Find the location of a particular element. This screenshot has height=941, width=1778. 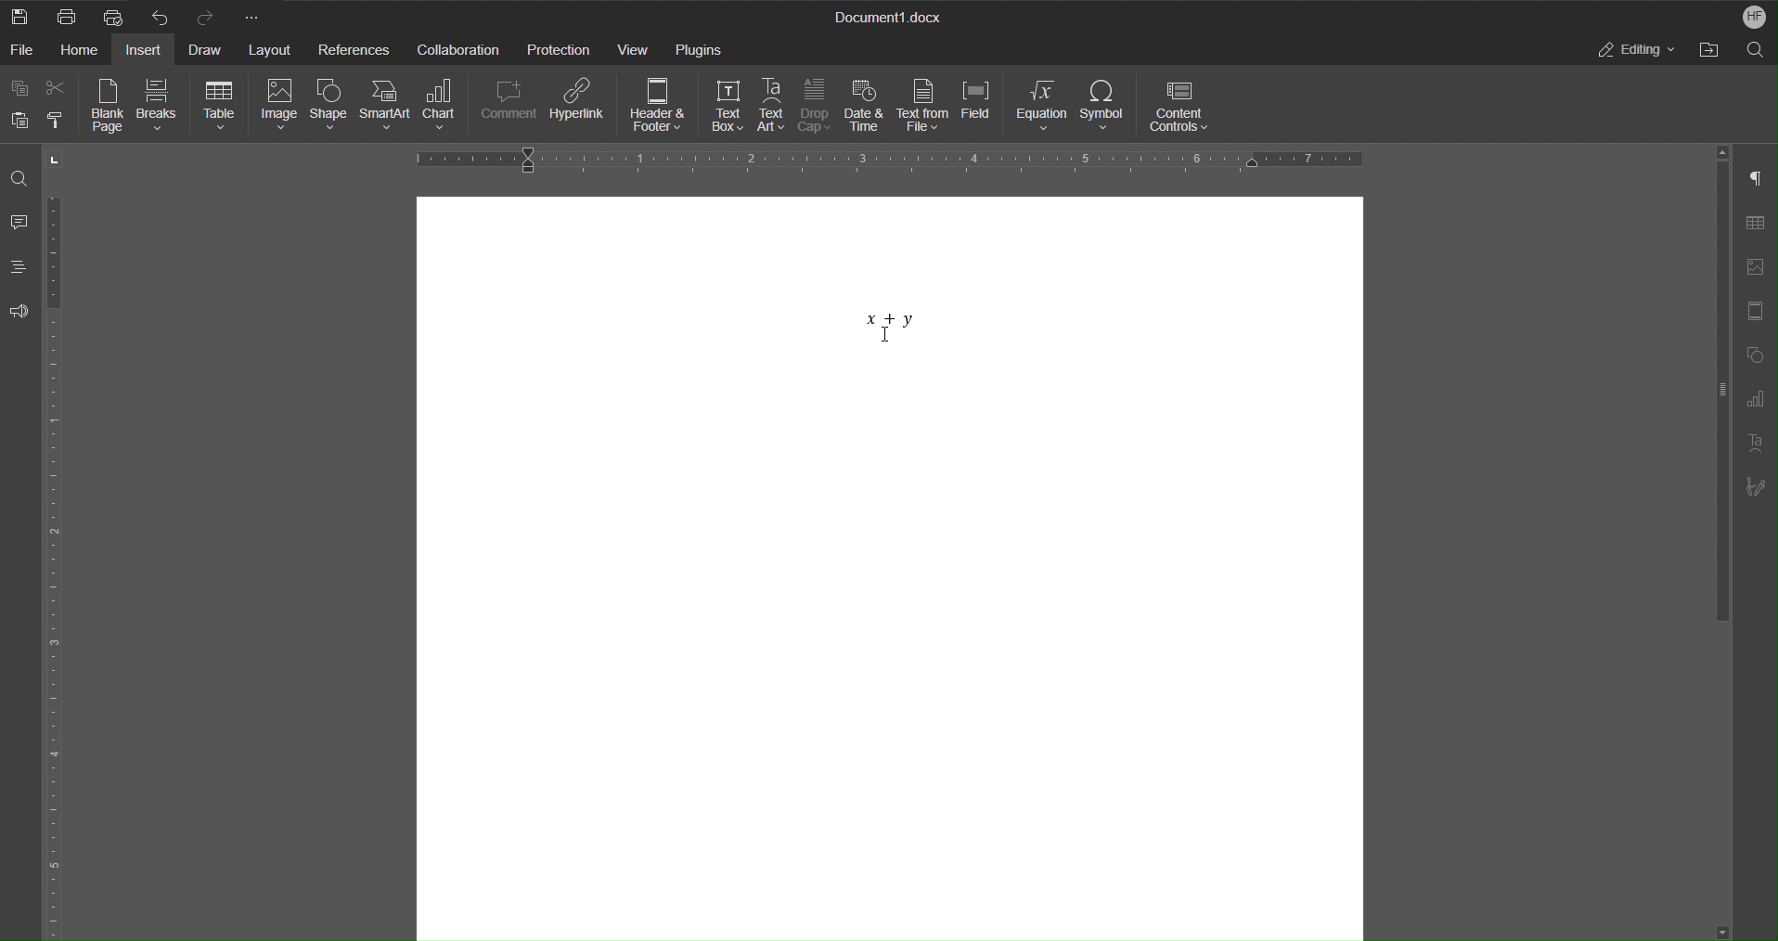

Draw is located at coordinates (205, 50).